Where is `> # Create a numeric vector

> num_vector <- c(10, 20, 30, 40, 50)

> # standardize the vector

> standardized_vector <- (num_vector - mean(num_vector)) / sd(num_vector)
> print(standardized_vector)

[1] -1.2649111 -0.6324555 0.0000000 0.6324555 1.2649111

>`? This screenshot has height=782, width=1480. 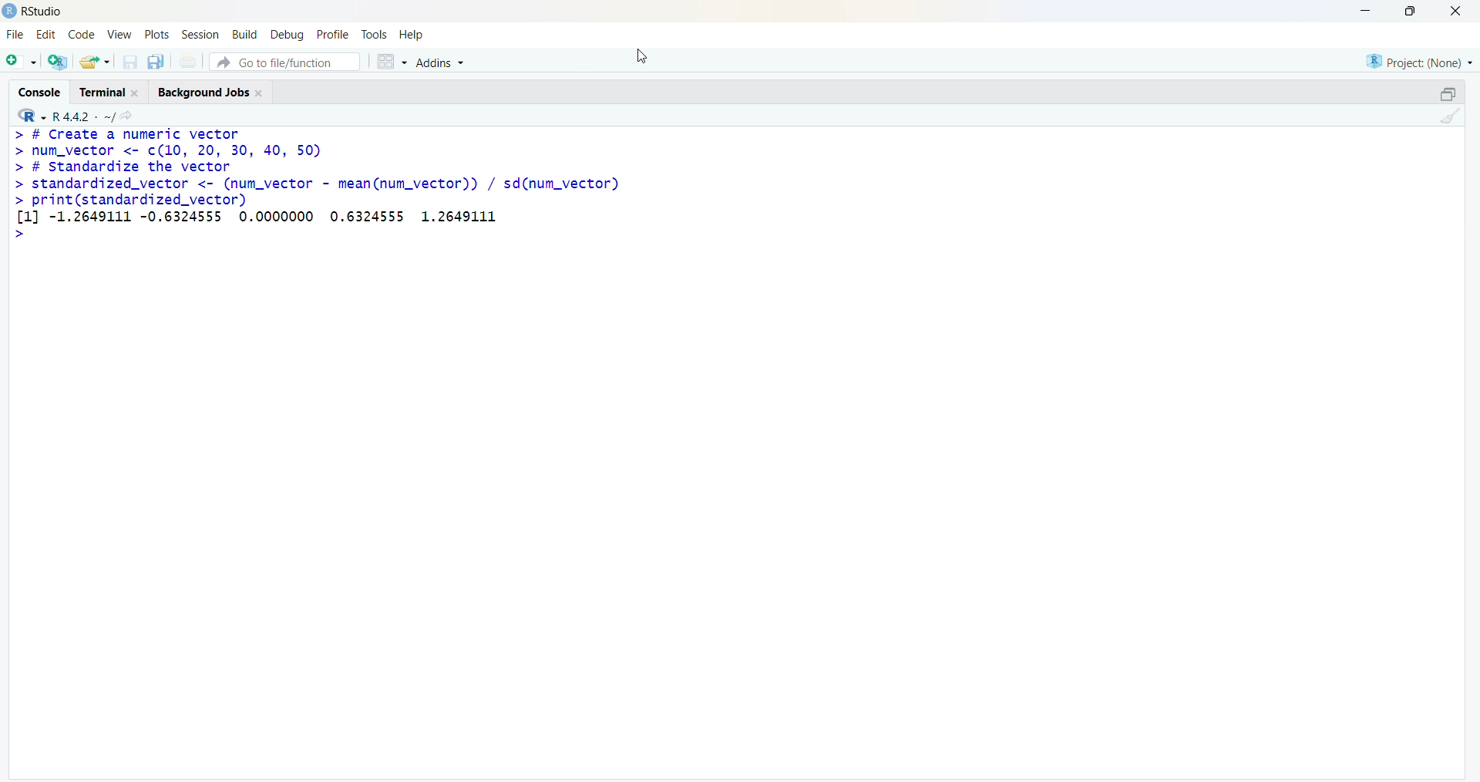 > # Create a numeric vector

> num_vector <- c(10, 20, 30, 40, 50)

> # standardize the vector

> standardized_vector <- (num_vector - mean(num_vector)) / sd(num_vector)
> print(standardized_vector)

[1] -1.2649111 -0.6324555 0.0000000 0.6324555 1.2649111

> is located at coordinates (317, 186).